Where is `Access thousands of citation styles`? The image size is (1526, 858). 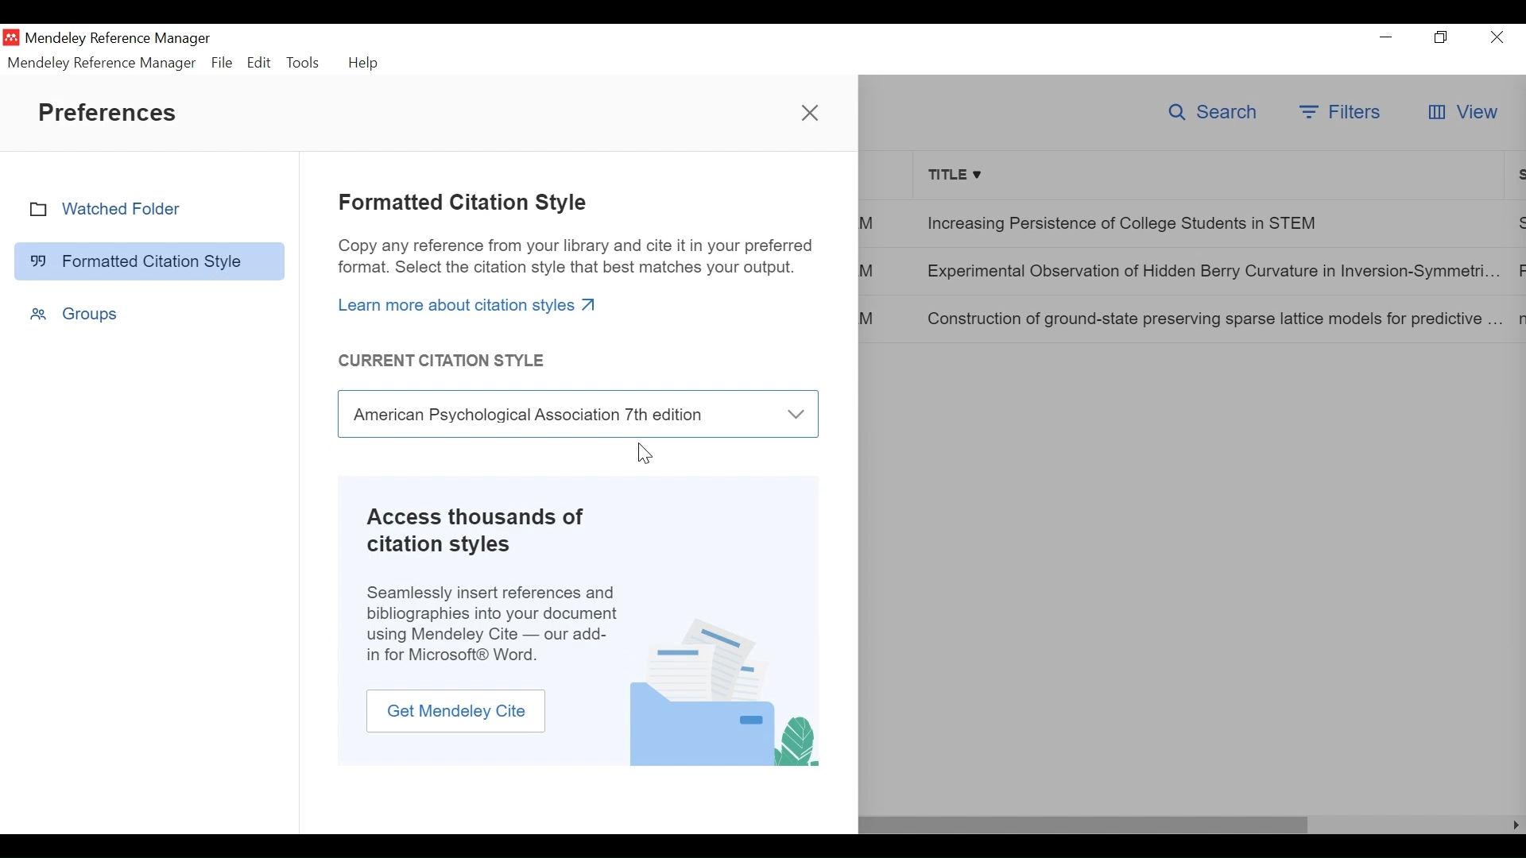
Access thousands of citation styles is located at coordinates (488, 531).